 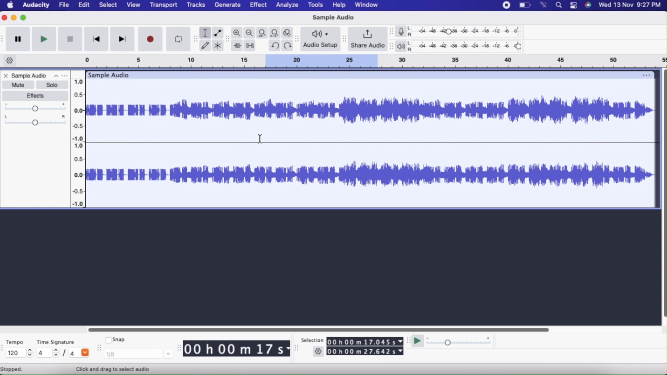 What do you see at coordinates (4, 348) in the screenshot?
I see `move toolbar` at bounding box center [4, 348].